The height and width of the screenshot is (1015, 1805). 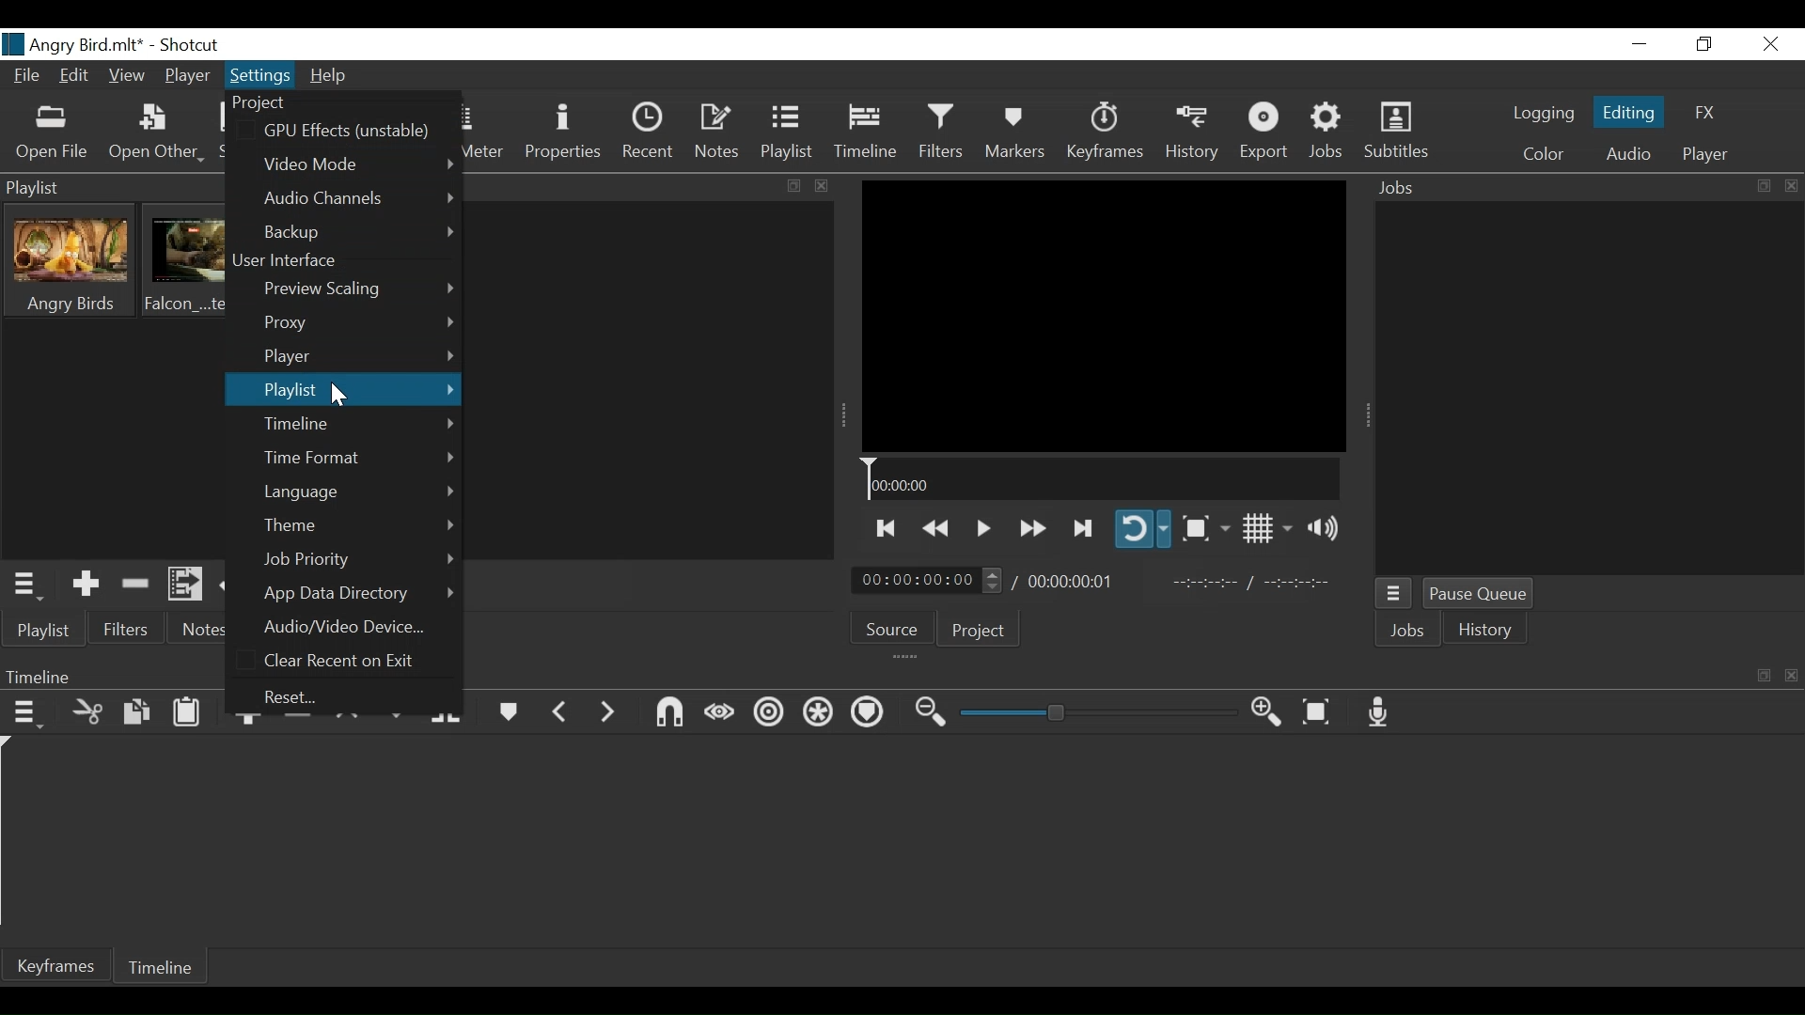 What do you see at coordinates (357, 324) in the screenshot?
I see `Proxy` at bounding box center [357, 324].